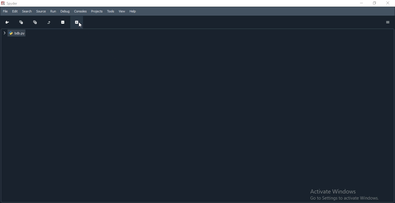 The height and width of the screenshot is (203, 395). I want to click on Collapse section, so click(63, 23).